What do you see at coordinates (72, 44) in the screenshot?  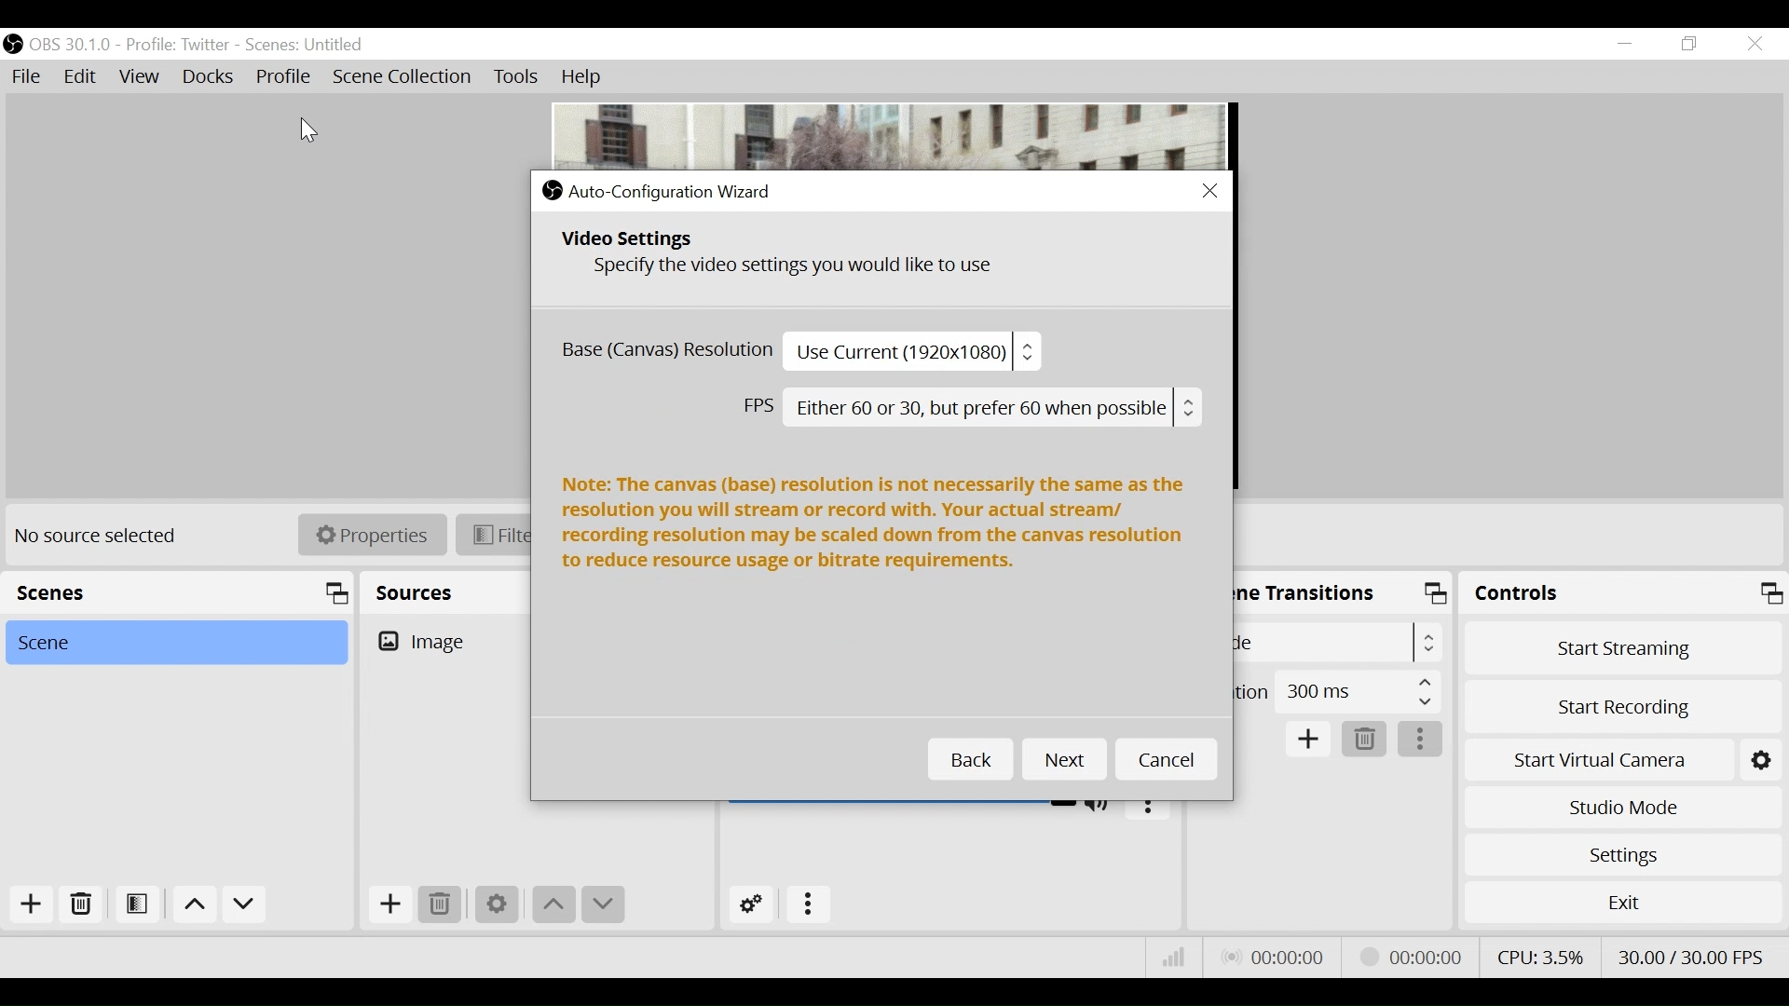 I see `OBS Version` at bounding box center [72, 44].